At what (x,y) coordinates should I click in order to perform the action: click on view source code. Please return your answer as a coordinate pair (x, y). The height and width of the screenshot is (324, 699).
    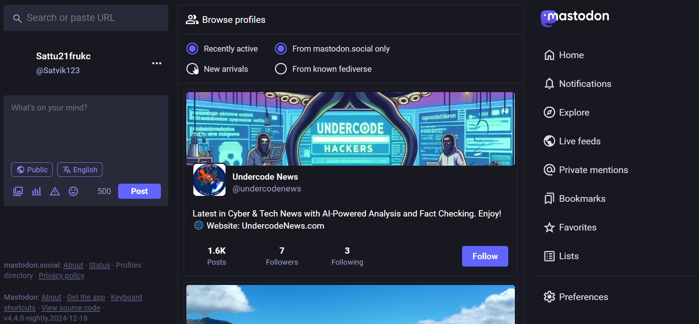
    Looking at the image, I should click on (73, 308).